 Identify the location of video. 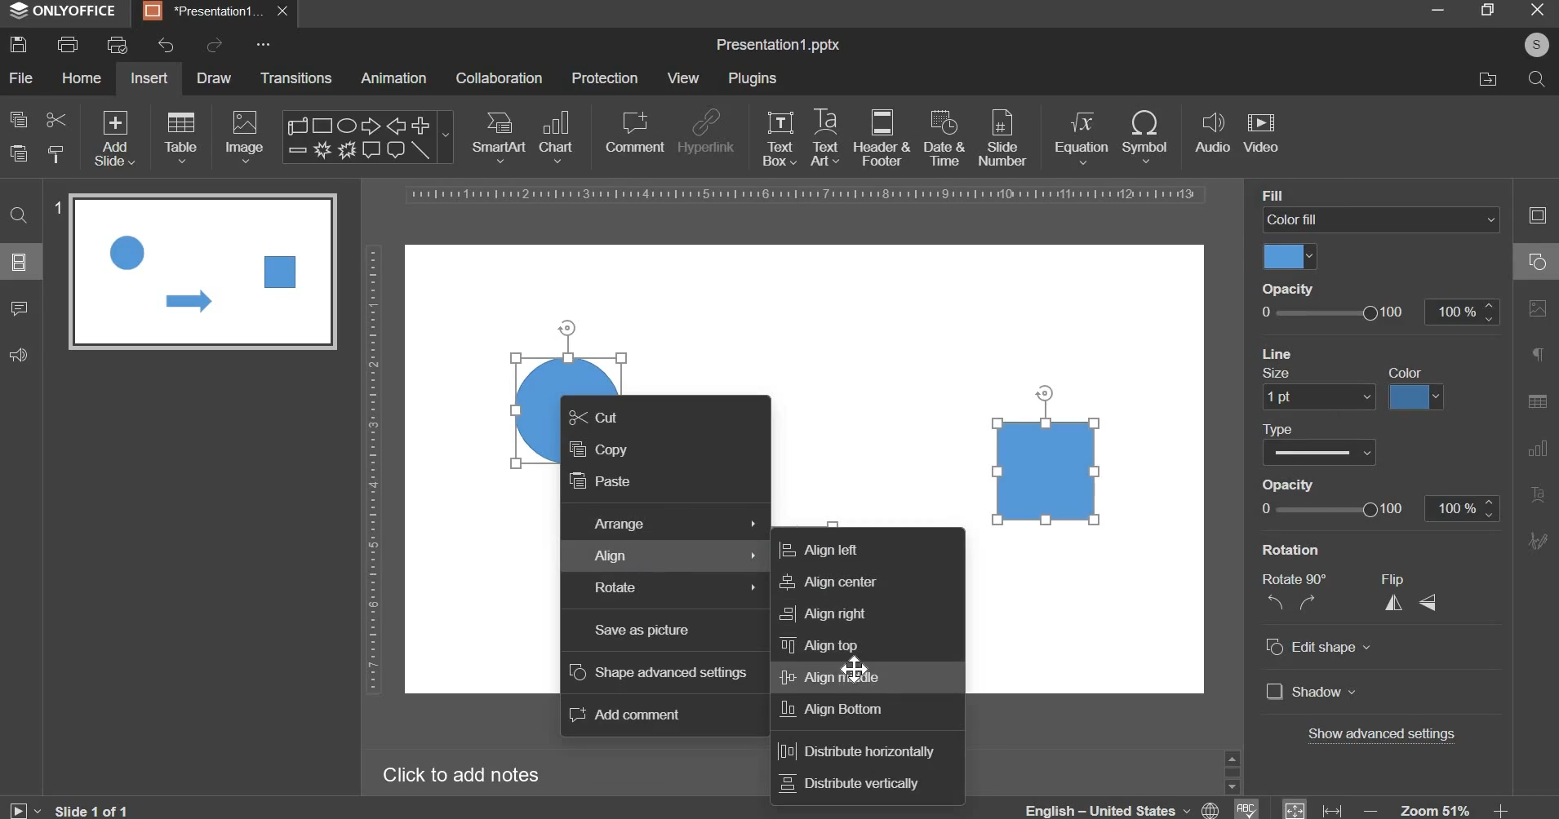
(1261, 134).